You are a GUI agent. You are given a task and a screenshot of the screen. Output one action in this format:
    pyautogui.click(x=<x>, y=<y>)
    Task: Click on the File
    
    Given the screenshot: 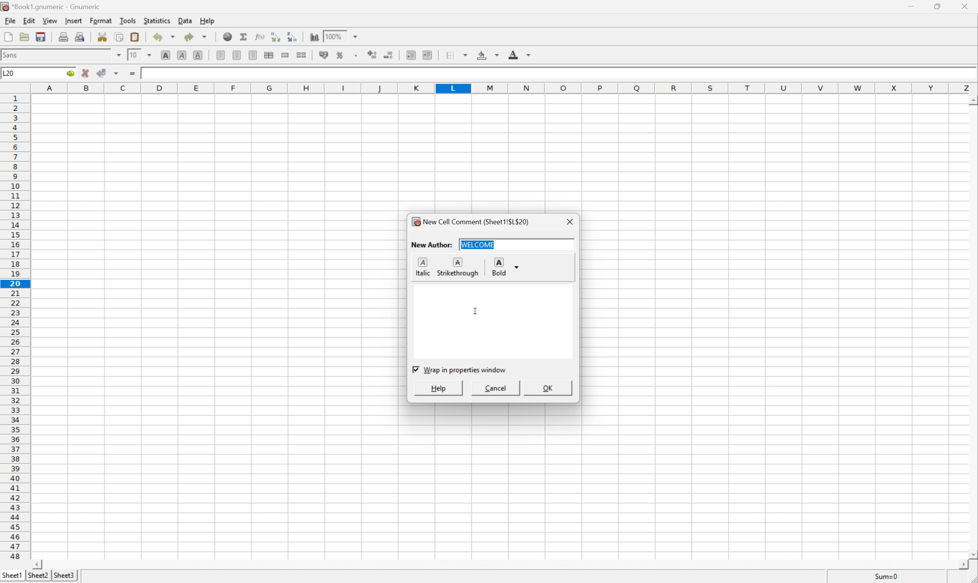 What is the action you would take?
    pyautogui.click(x=11, y=20)
    